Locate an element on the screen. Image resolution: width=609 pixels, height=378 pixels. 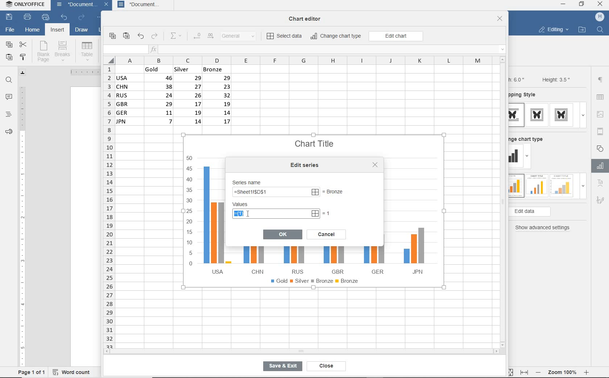
horizontal scroll bar is located at coordinates (301, 351).